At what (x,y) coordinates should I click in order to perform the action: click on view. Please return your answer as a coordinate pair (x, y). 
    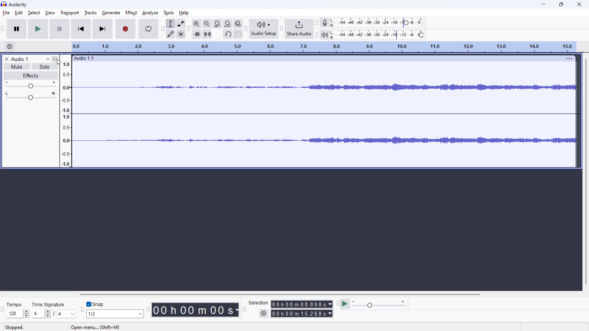
    Looking at the image, I should click on (50, 13).